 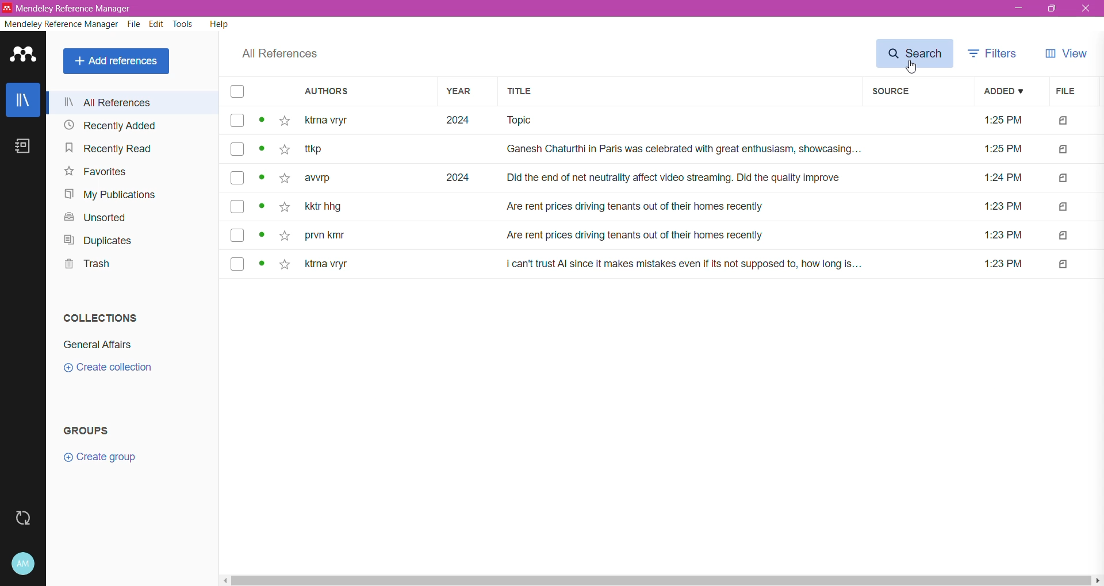 What do you see at coordinates (1063, 151) in the screenshot?
I see `file type` at bounding box center [1063, 151].